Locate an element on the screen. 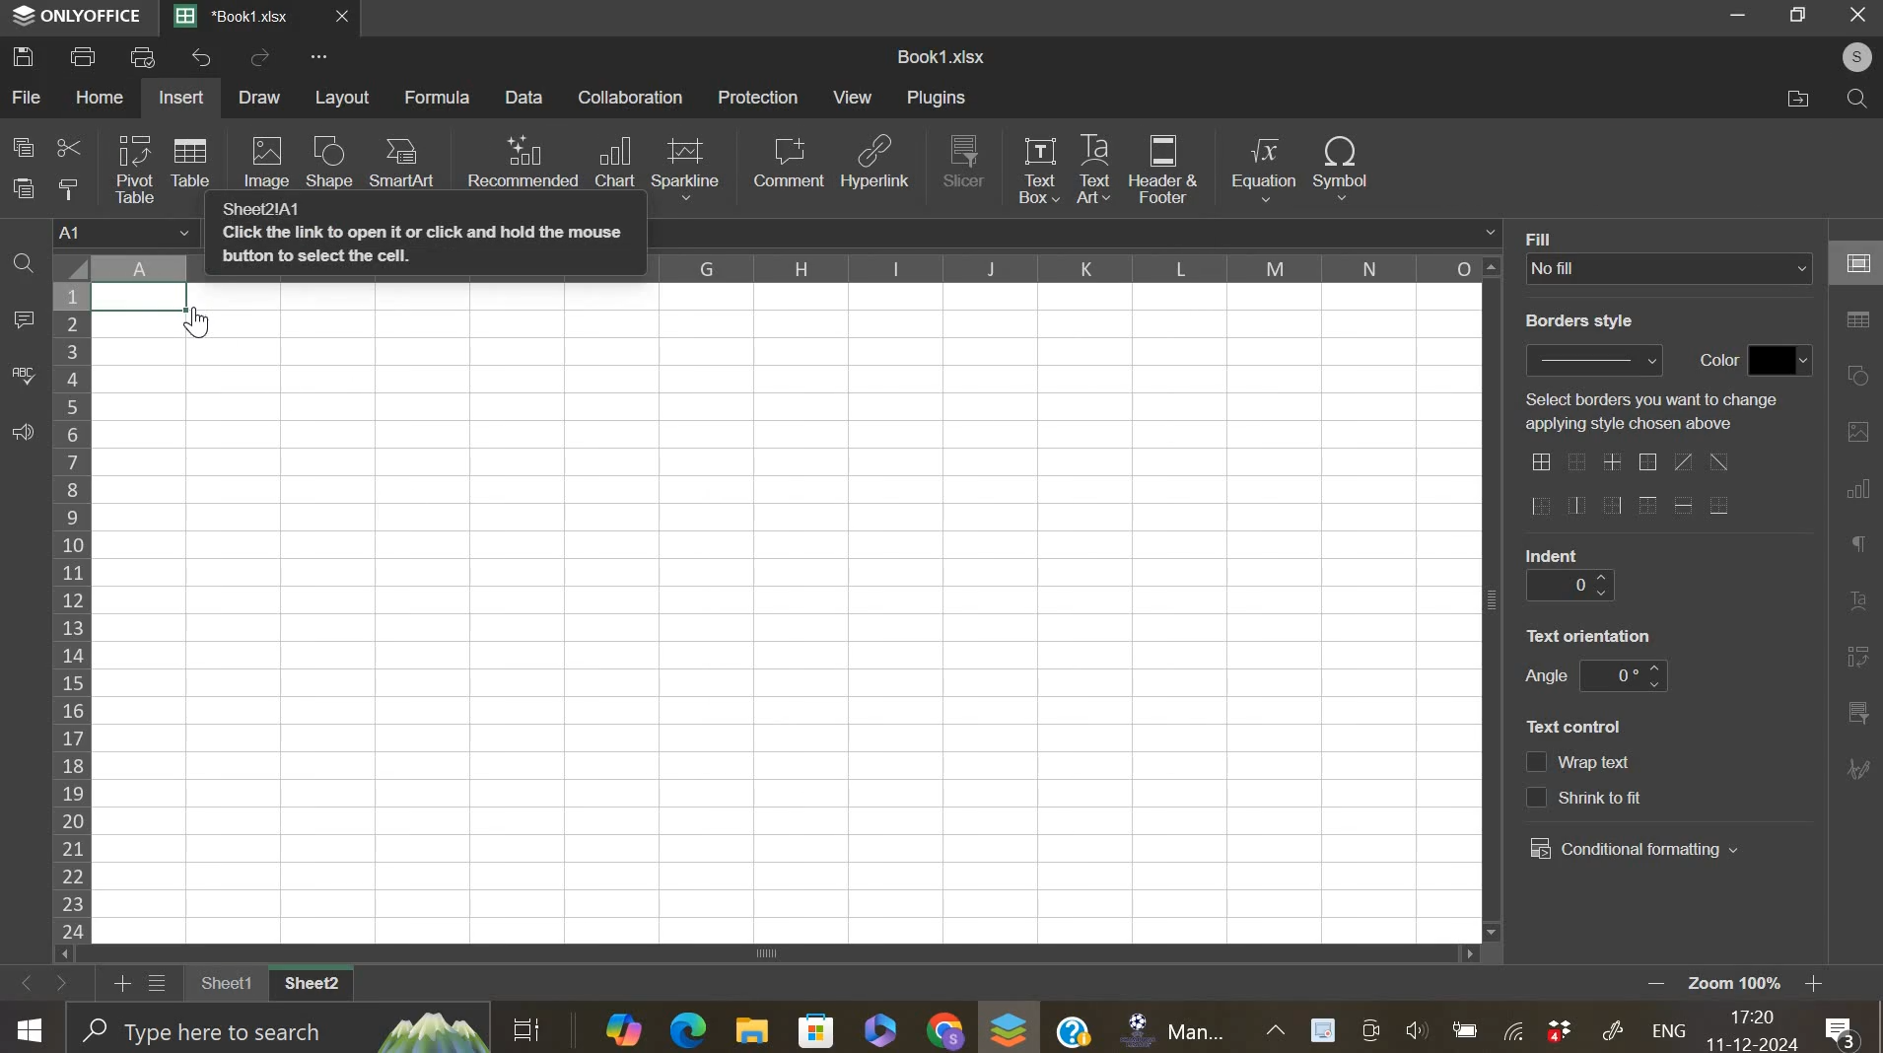  text is located at coordinates (1546, 677).